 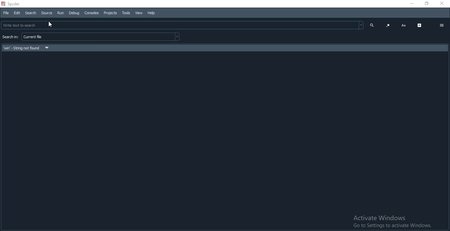 What do you see at coordinates (92, 13) in the screenshot?
I see `Consoles` at bounding box center [92, 13].